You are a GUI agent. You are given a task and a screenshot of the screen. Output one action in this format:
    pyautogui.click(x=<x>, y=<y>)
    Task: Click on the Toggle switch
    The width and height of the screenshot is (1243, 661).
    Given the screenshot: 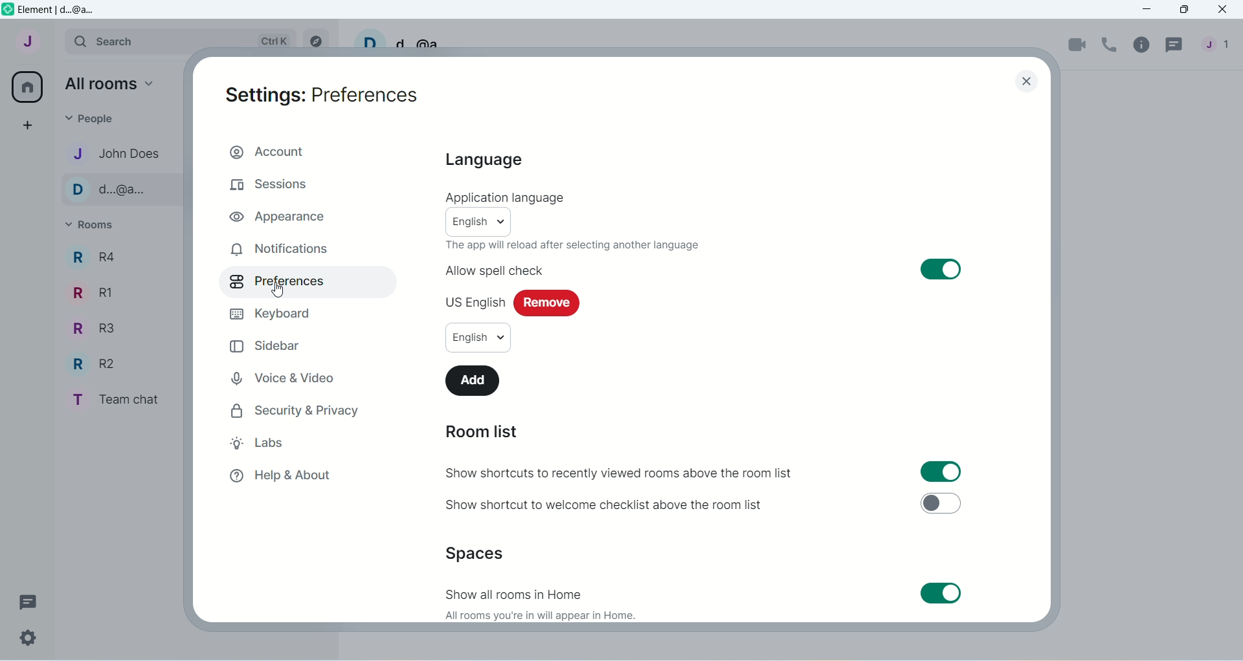 What is the action you would take?
    pyautogui.click(x=941, y=593)
    